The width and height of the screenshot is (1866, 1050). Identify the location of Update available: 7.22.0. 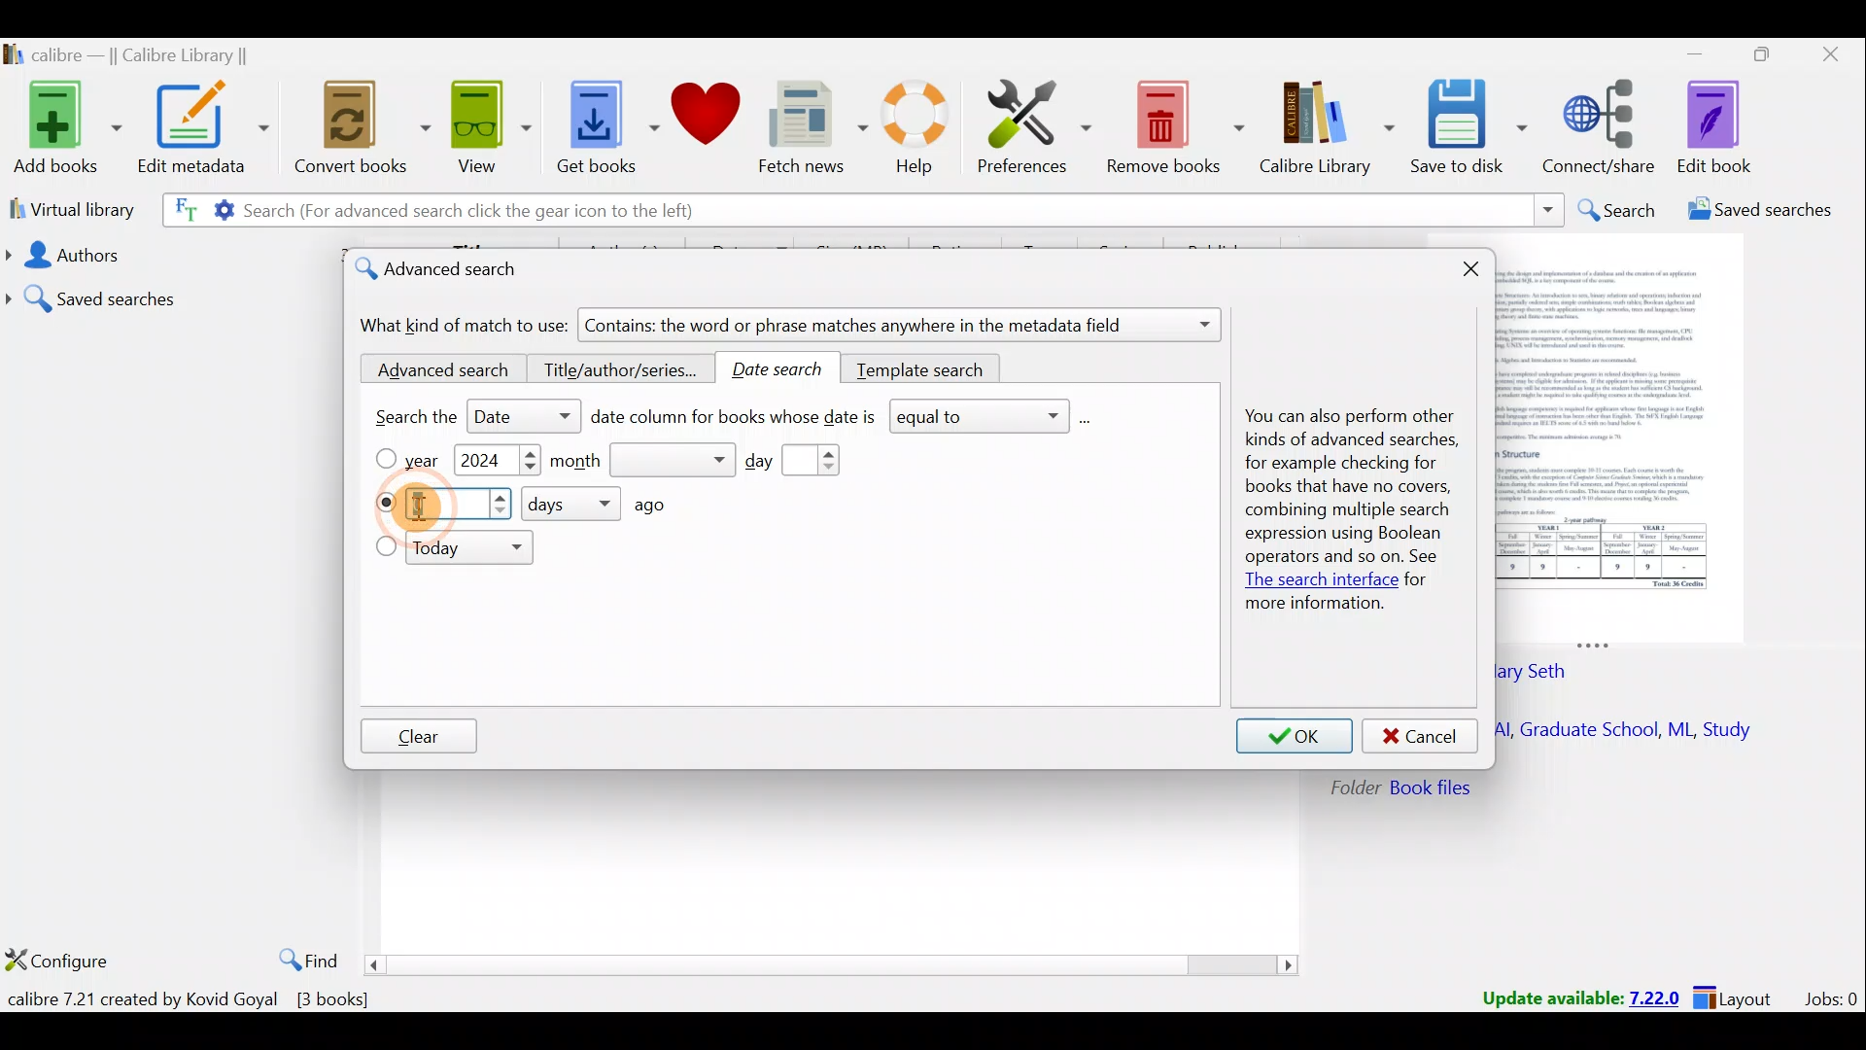
(1571, 996).